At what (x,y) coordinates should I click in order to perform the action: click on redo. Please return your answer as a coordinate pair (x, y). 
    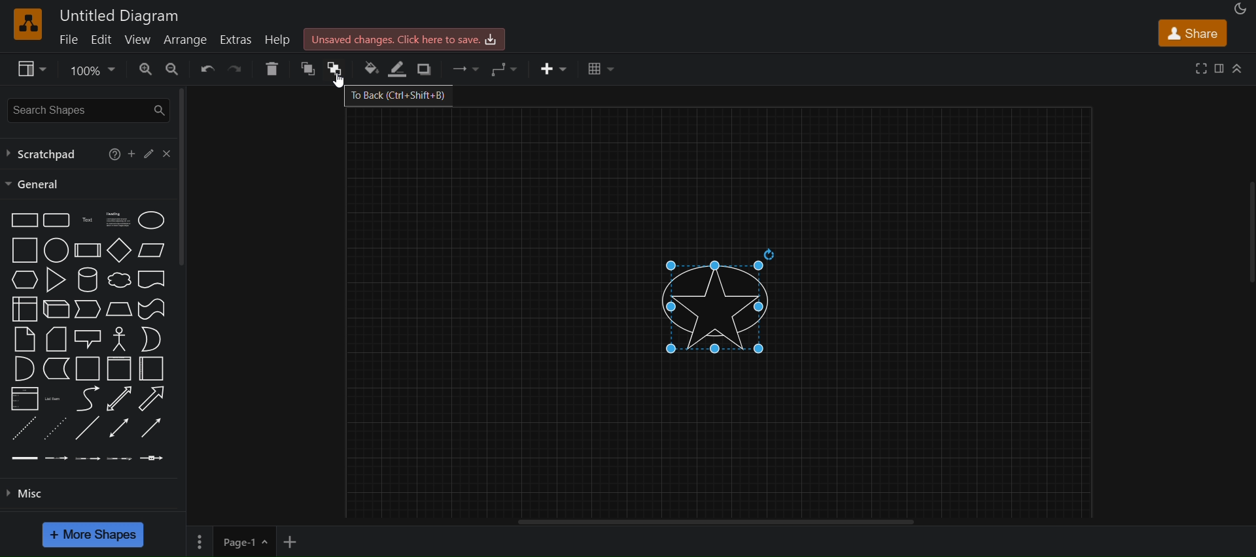
    Looking at the image, I should click on (238, 69).